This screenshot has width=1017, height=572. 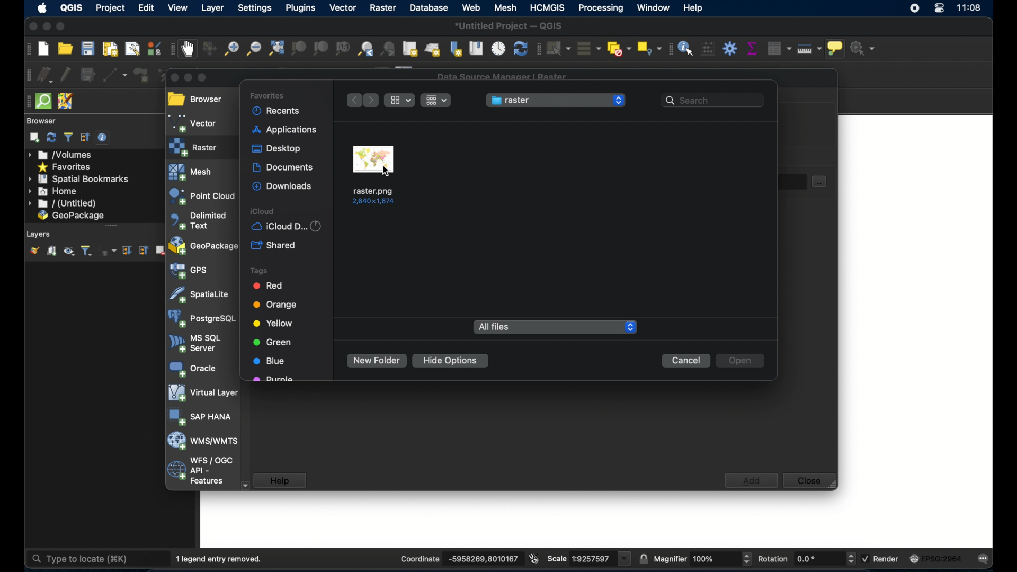 I want to click on vector, so click(x=194, y=122).